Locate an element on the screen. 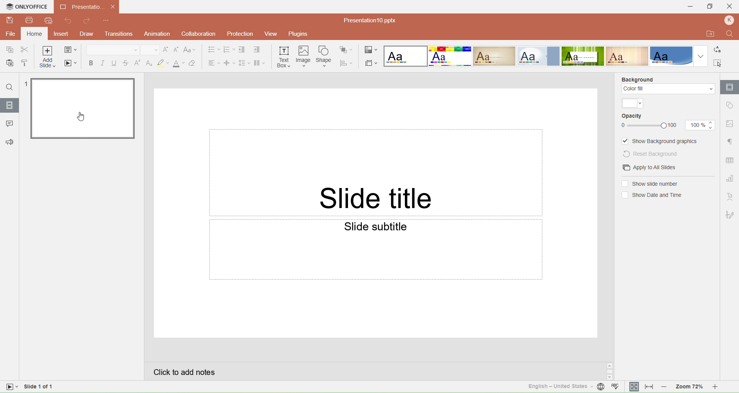 The width and height of the screenshot is (739, 393). Protection is located at coordinates (238, 33).